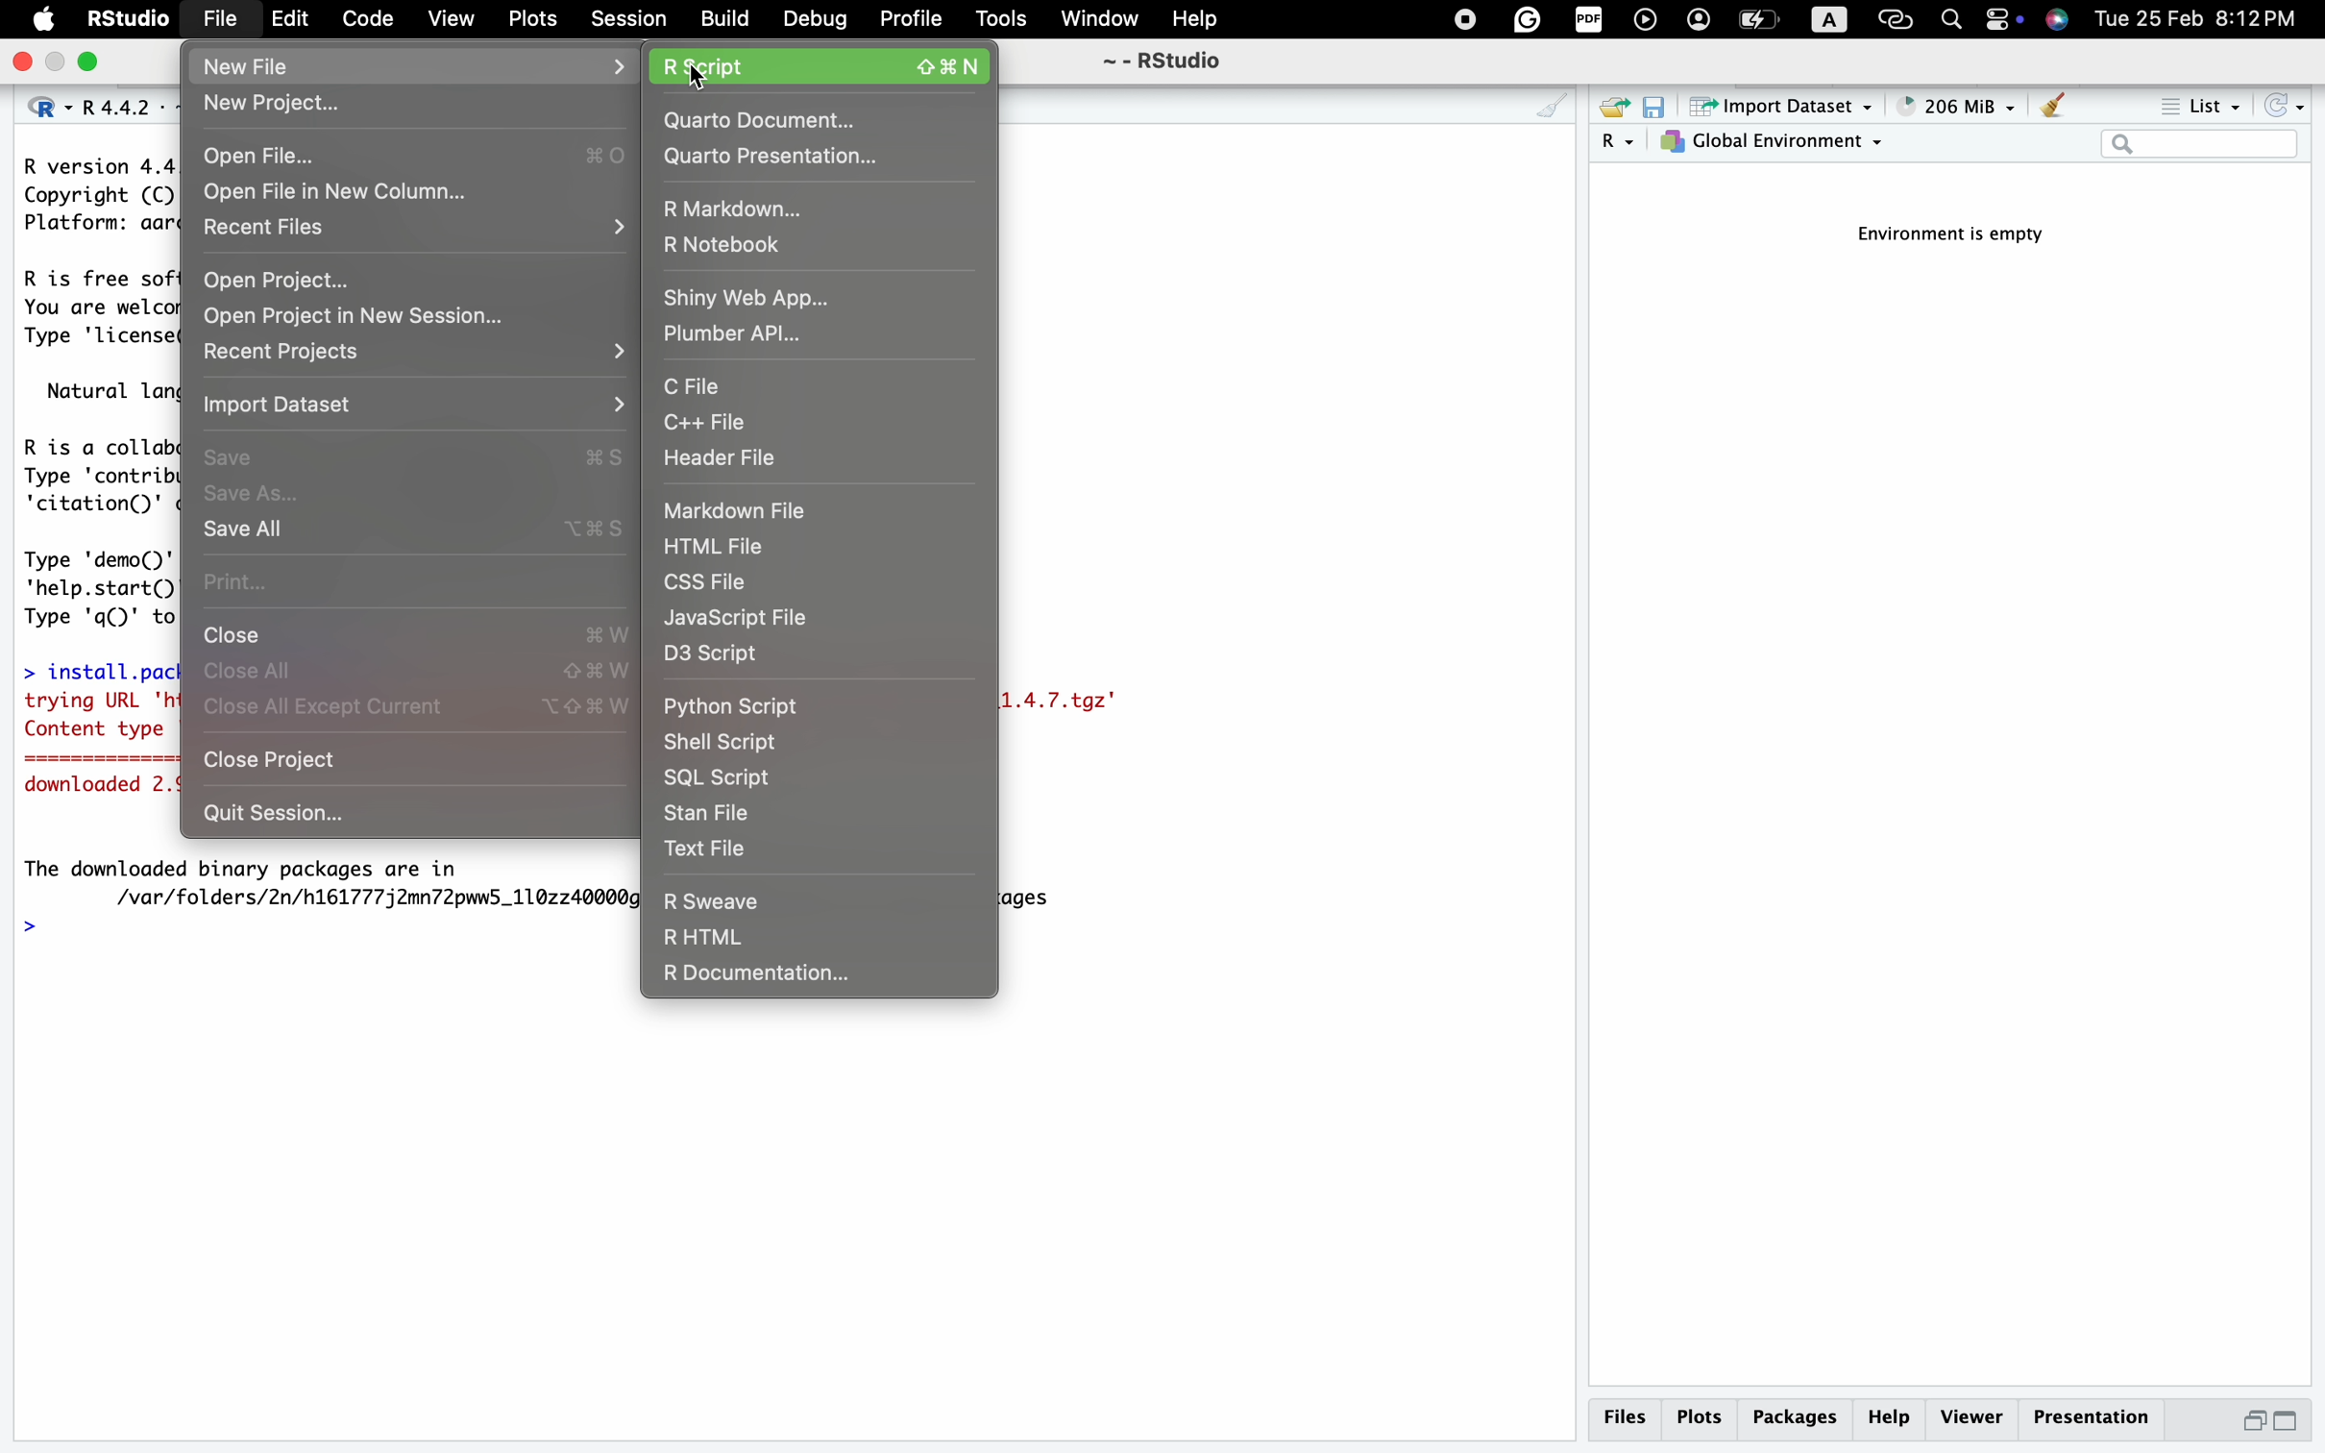 The image size is (2325, 1453). What do you see at coordinates (1661, 109) in the screenshot?
I see `save workspace as` at bounding box center [1661, 109].